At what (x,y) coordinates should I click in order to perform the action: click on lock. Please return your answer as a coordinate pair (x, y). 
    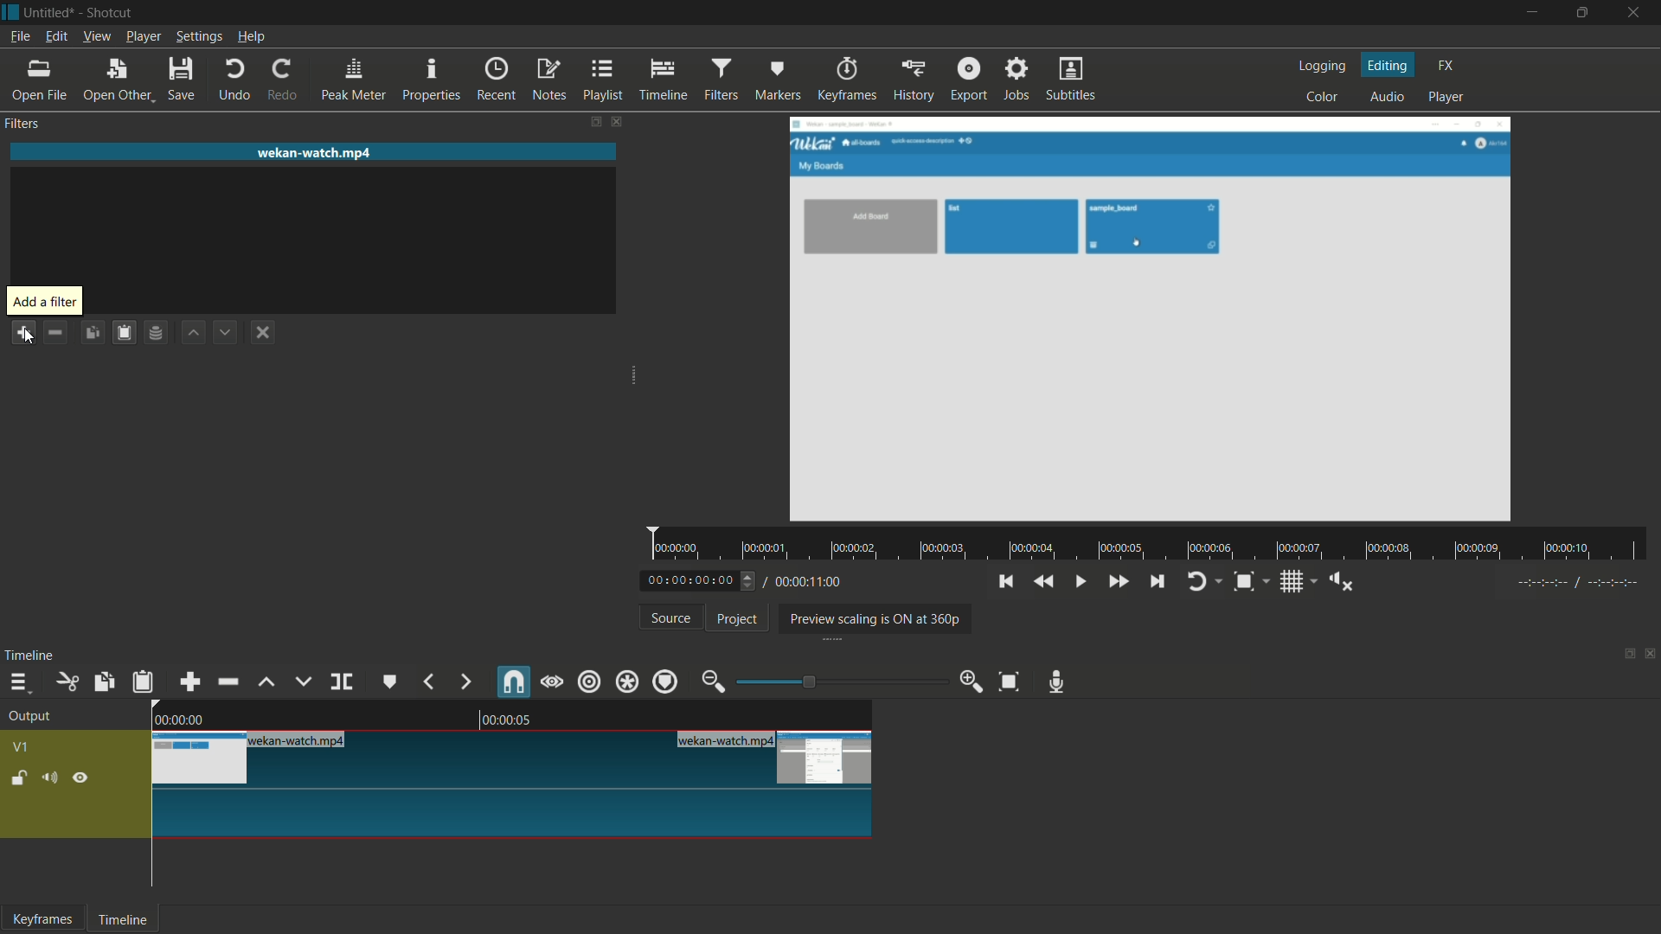
    Looking at the image, I should click on (20, 780).